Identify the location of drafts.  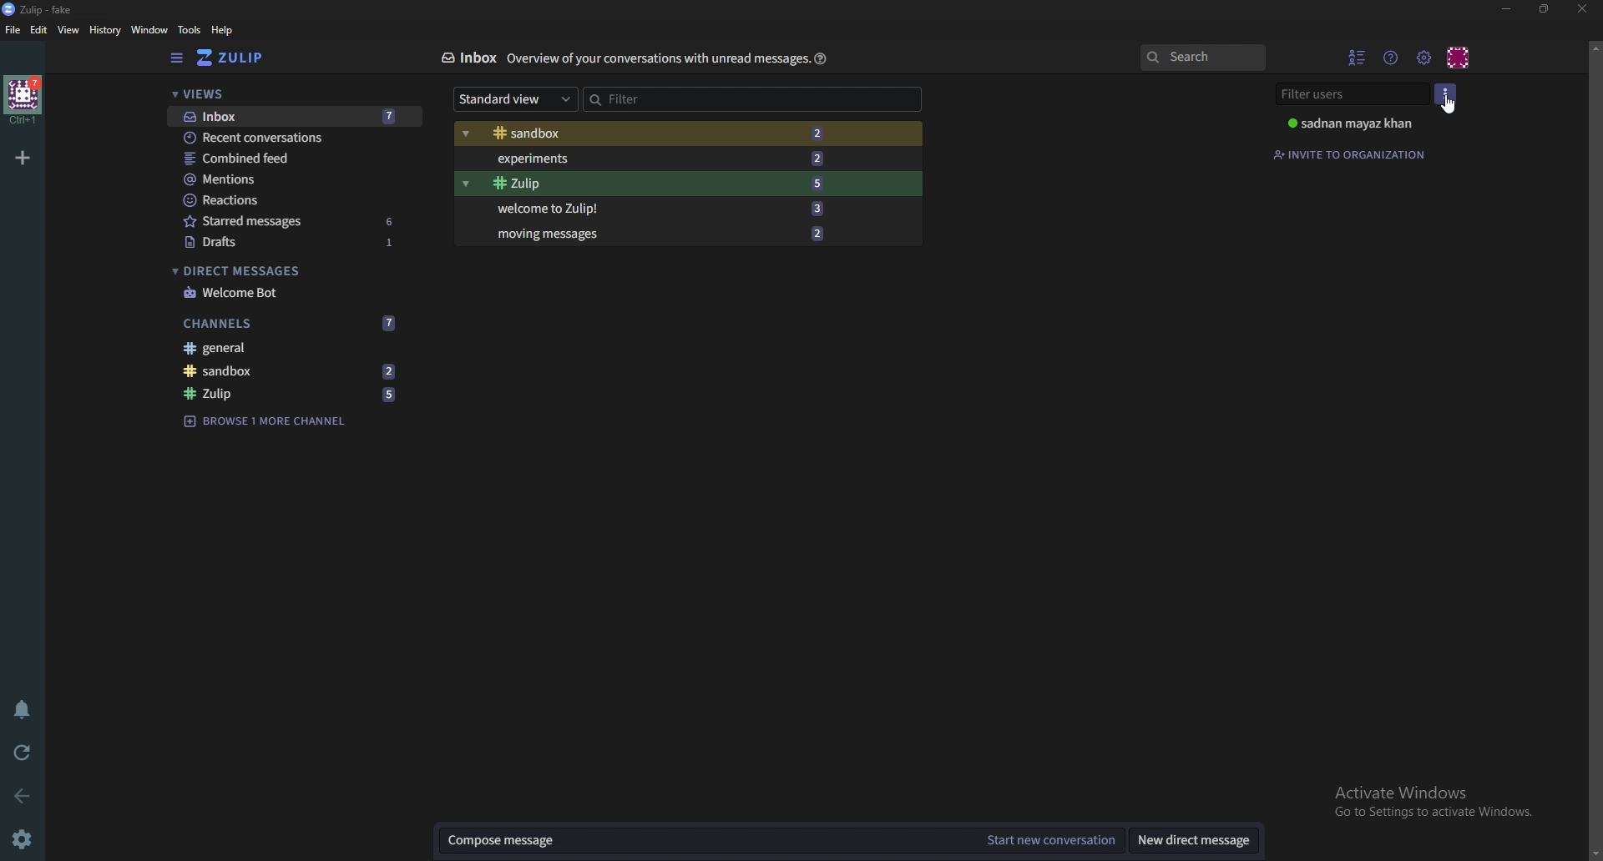
(291, 243).